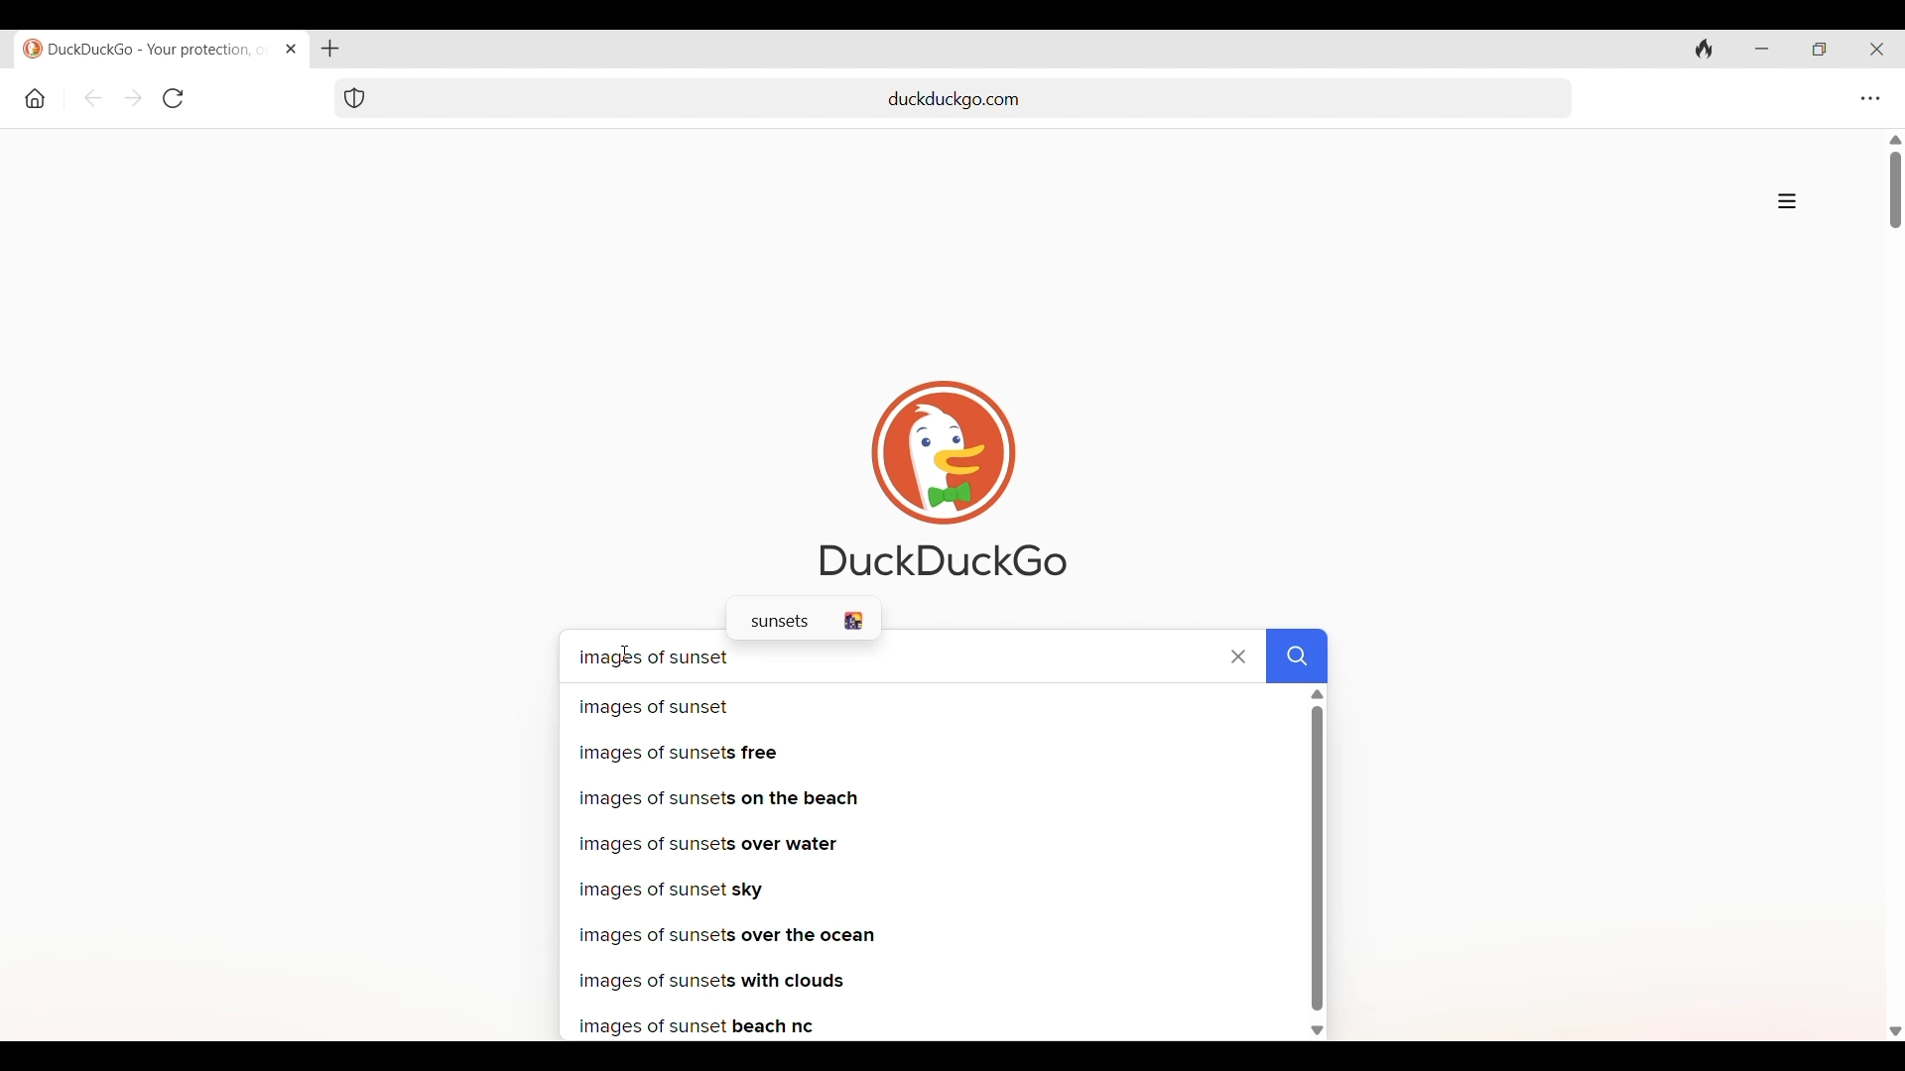 The height and width of the screenshot is (1071, 1905). I want to click on Cursor , so click(628, 654).